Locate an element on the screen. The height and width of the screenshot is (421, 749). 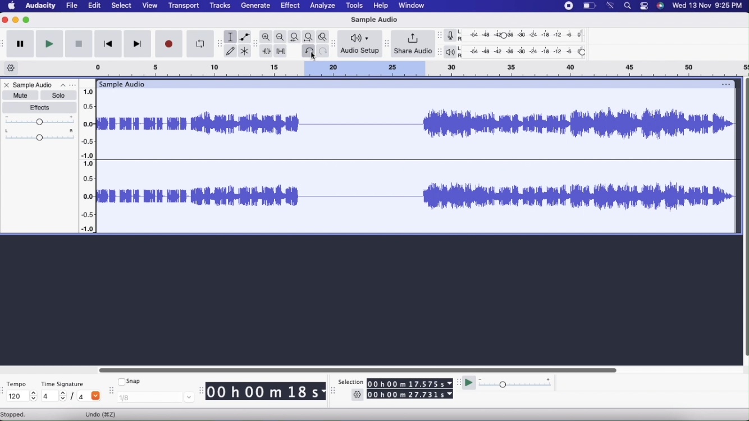
Window is located at coordinates (411, 6).